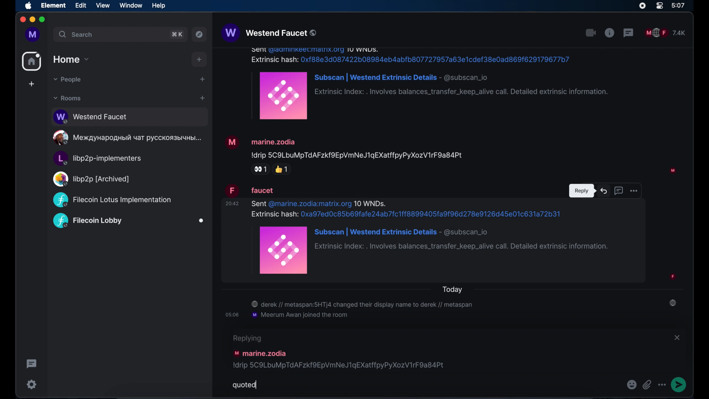 Image resolution: width=709 pixels, height=399 pixels. I want to click on add, so click(199, 59).